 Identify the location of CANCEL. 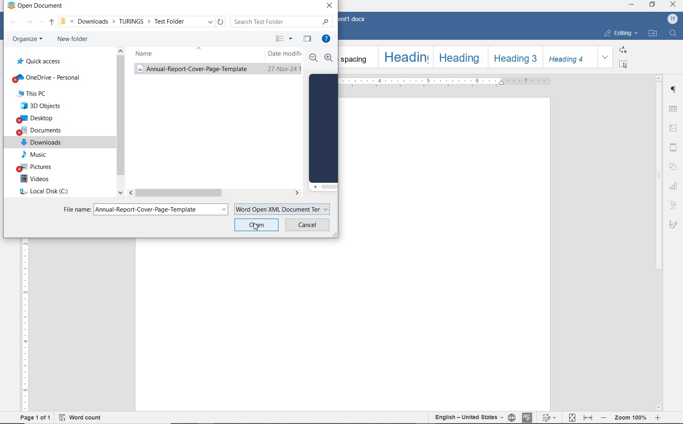
(307, 225).